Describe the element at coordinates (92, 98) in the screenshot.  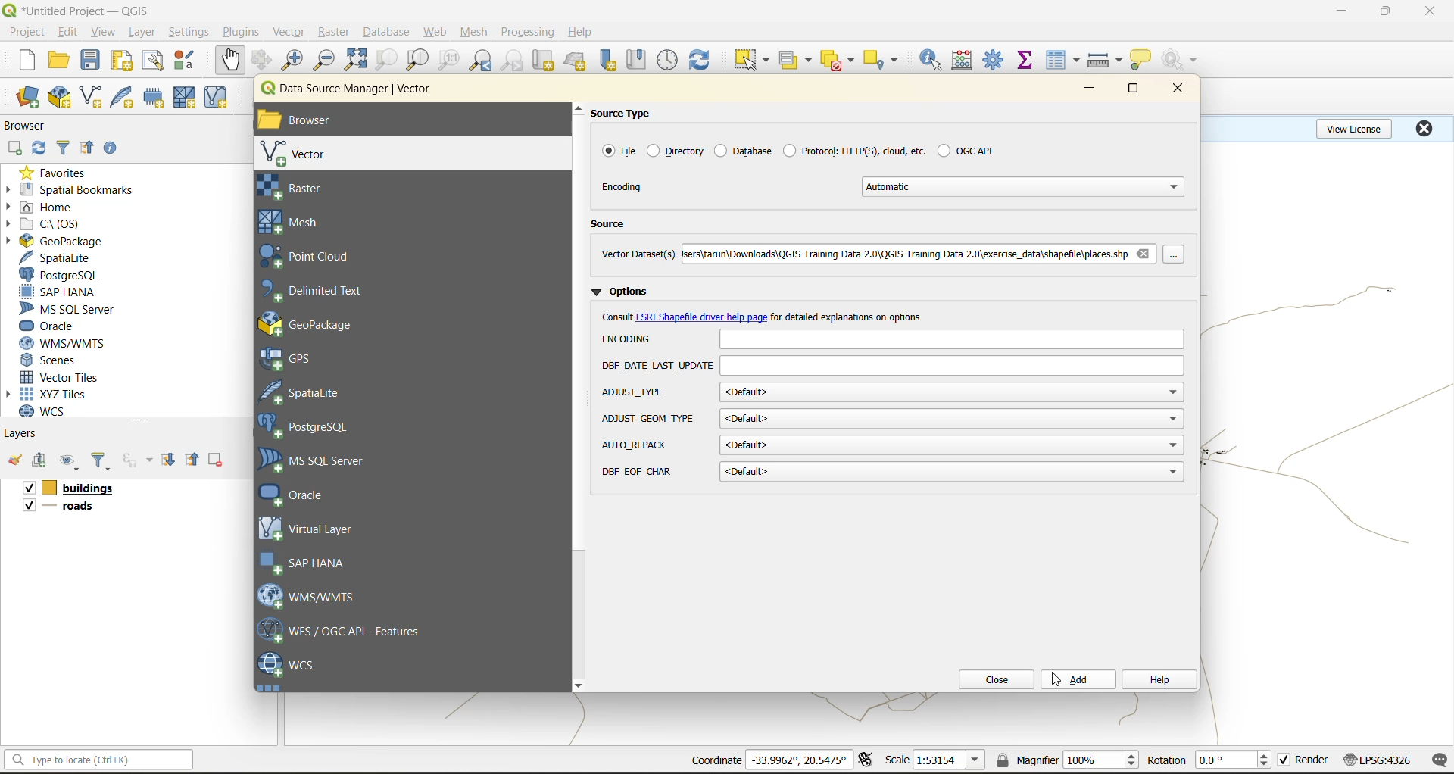
I see `new shapefile layer` at that location.